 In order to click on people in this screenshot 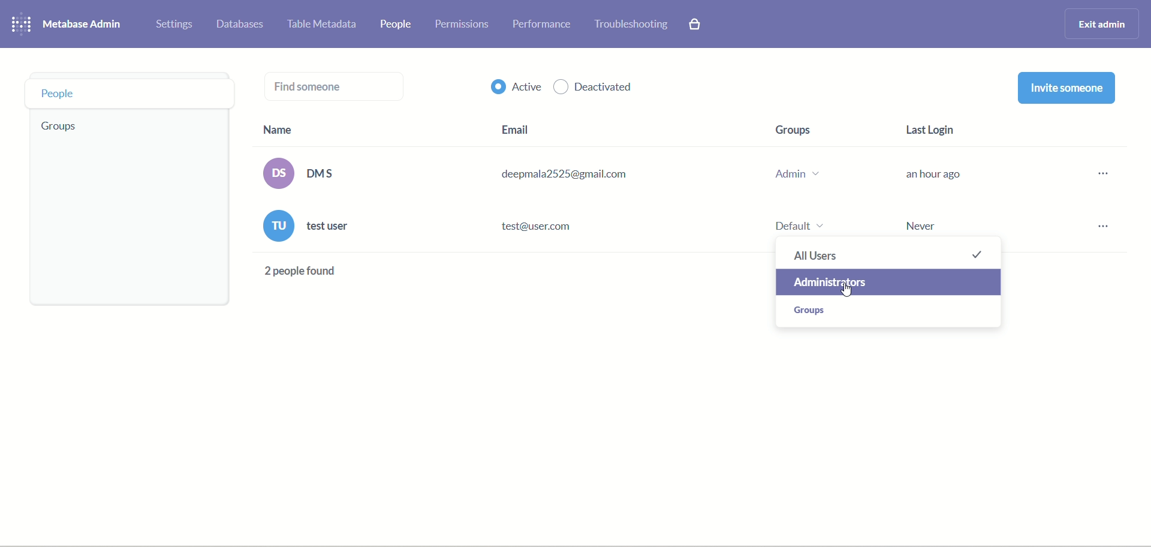, I will do `click(398, 23)`.